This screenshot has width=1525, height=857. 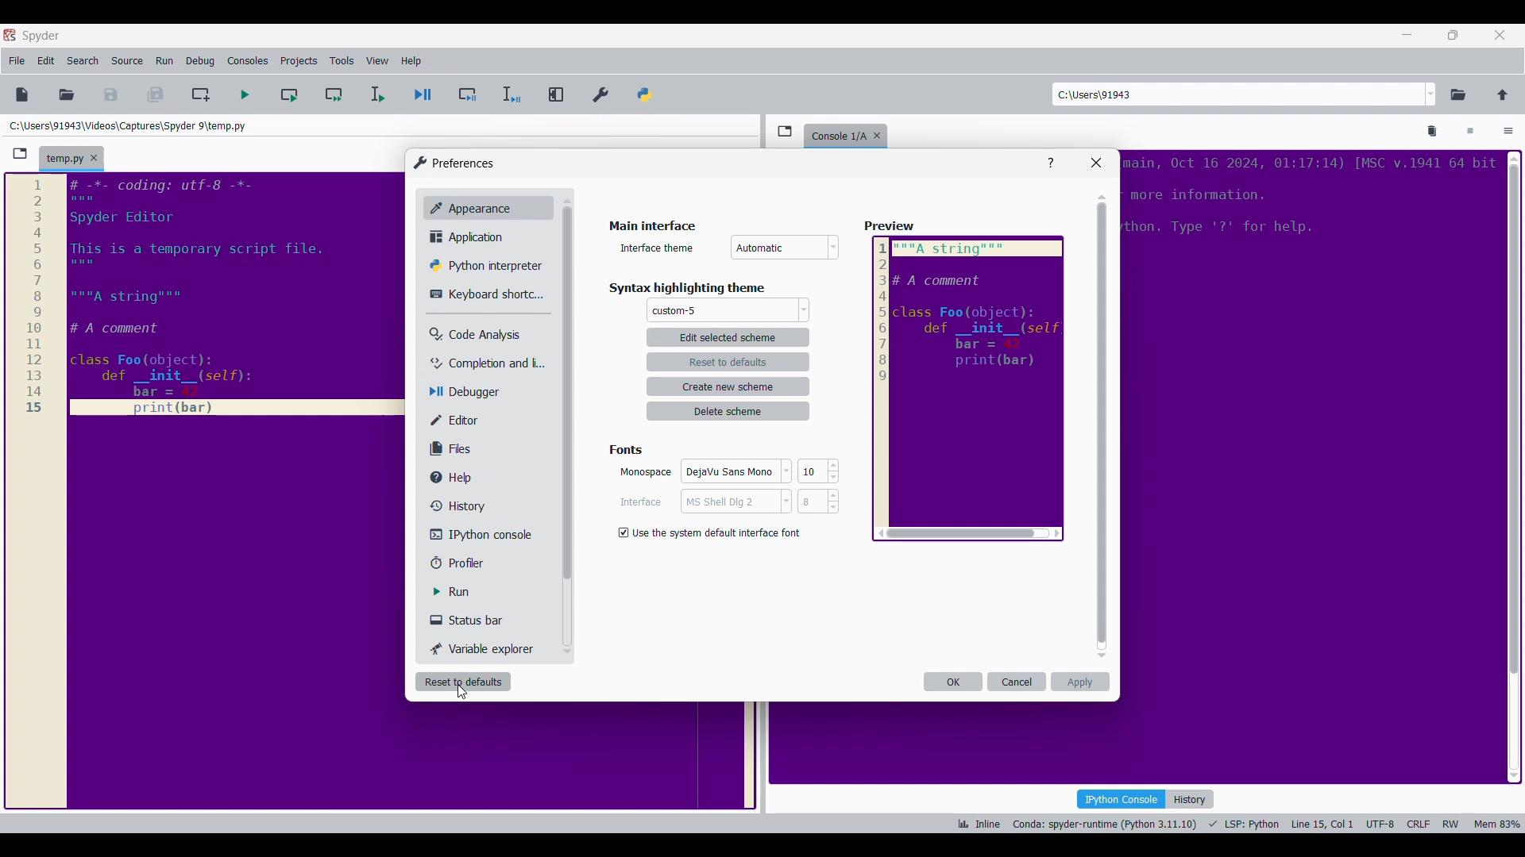 I want to click on Current code, so click(x=205, y=298).